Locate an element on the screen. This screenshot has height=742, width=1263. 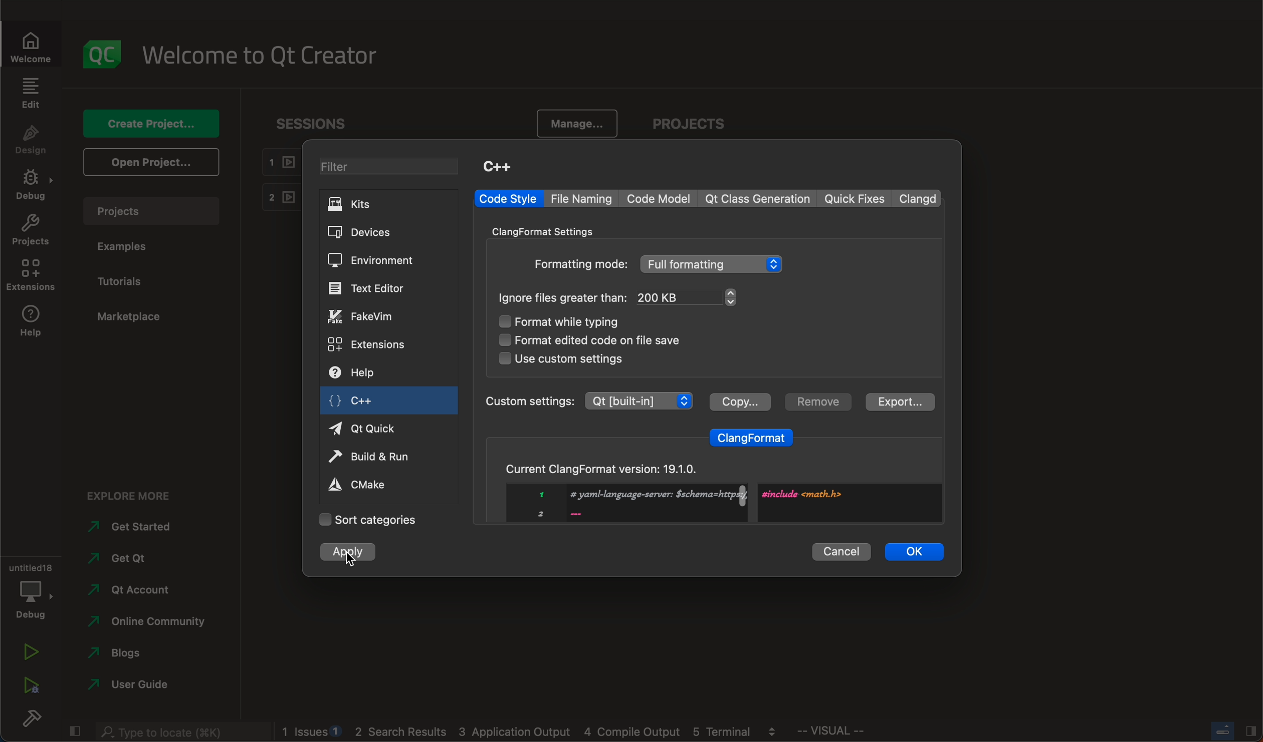
cancel is located at coordinates (841, 550).